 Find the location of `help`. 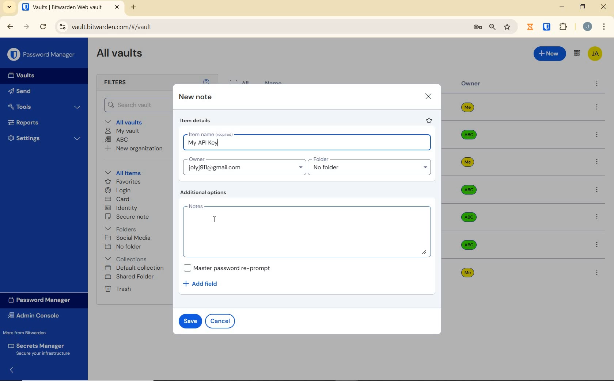

help is located at coordinates (206, 81).